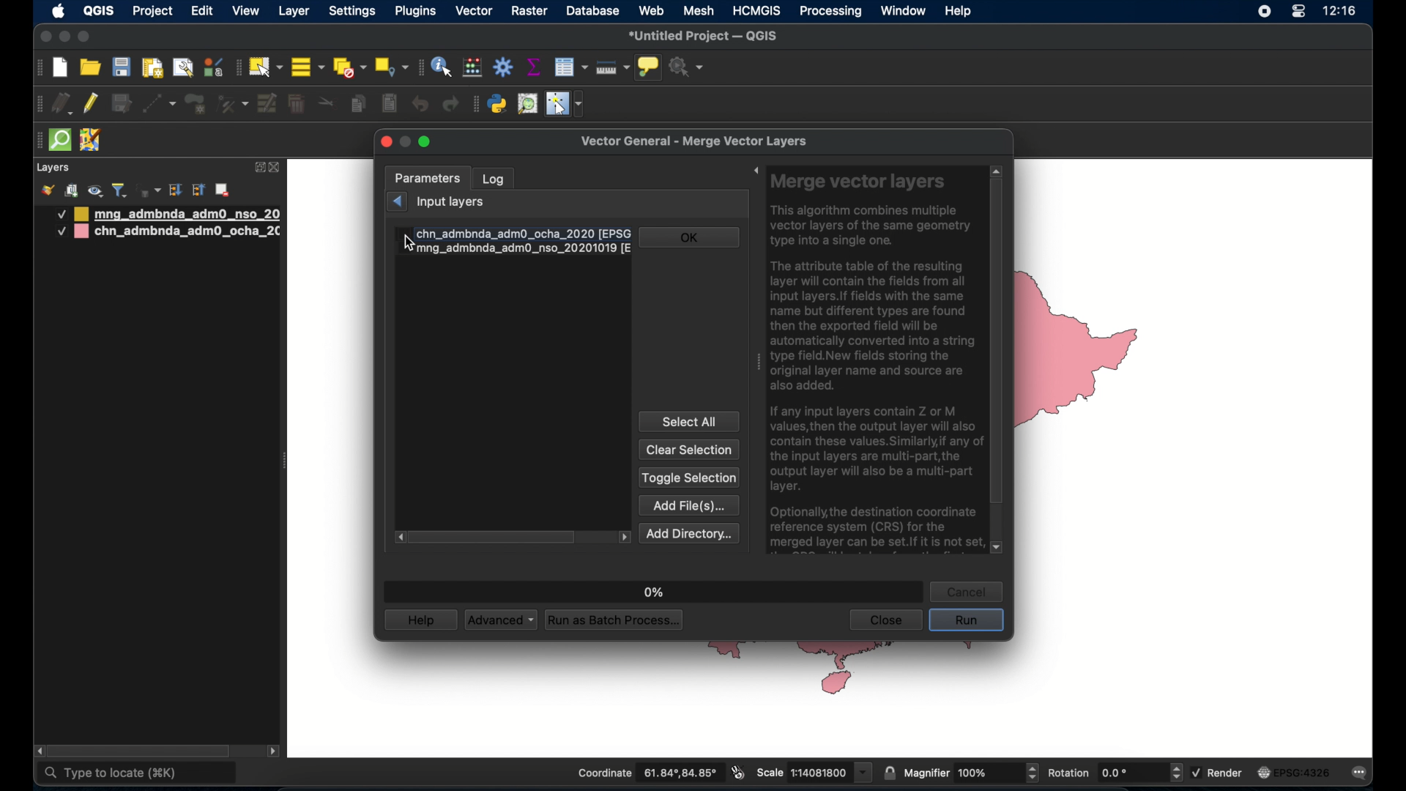  I want to click on 0%, so click(651, 588).